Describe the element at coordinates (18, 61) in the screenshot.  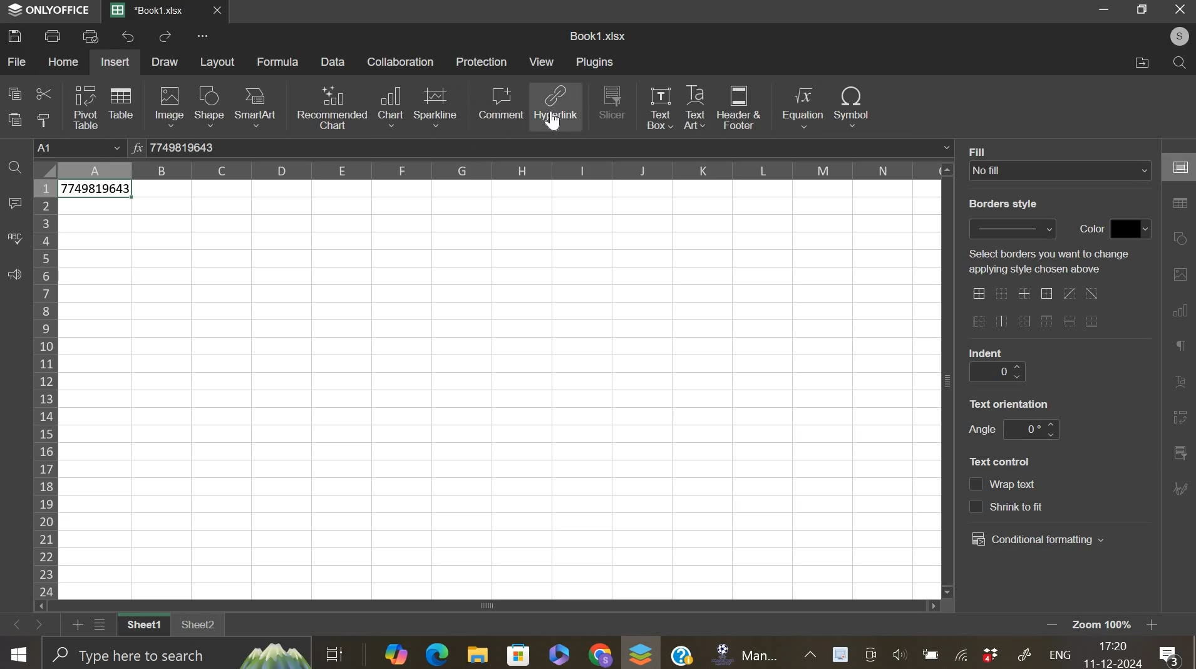
I see `file` at that location.